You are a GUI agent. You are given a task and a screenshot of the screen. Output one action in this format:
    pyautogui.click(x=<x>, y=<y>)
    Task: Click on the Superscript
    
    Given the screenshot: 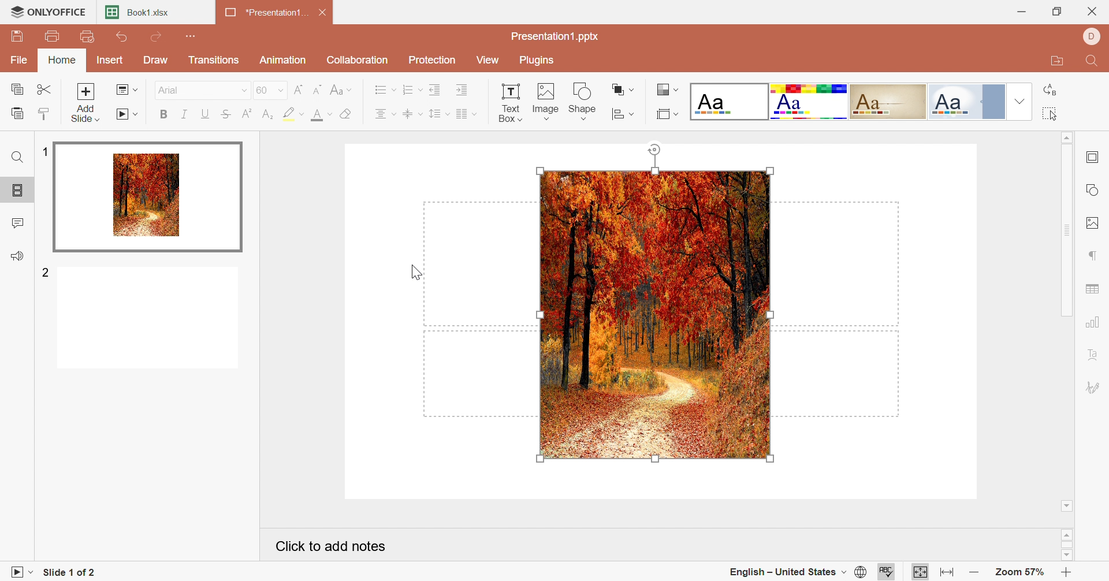 What is the action you would take?
    pyautogui.click(x=246, y=112)
    